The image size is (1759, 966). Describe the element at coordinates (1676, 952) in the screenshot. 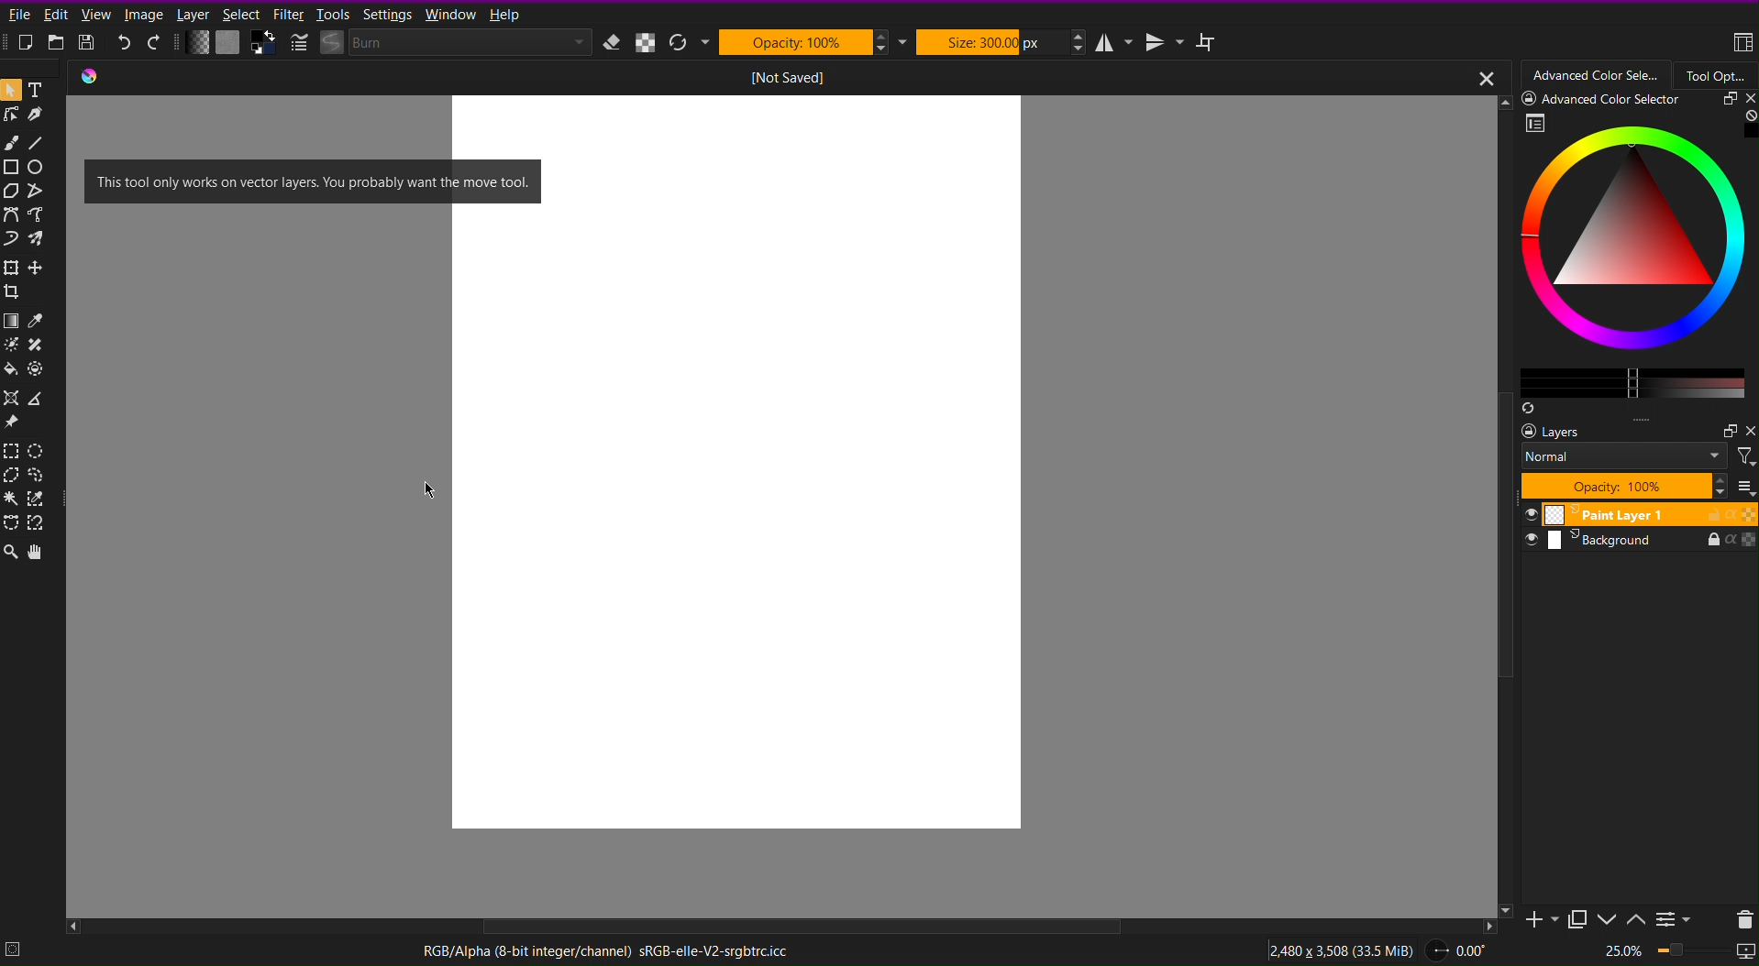

I see `Zoom` at that location.